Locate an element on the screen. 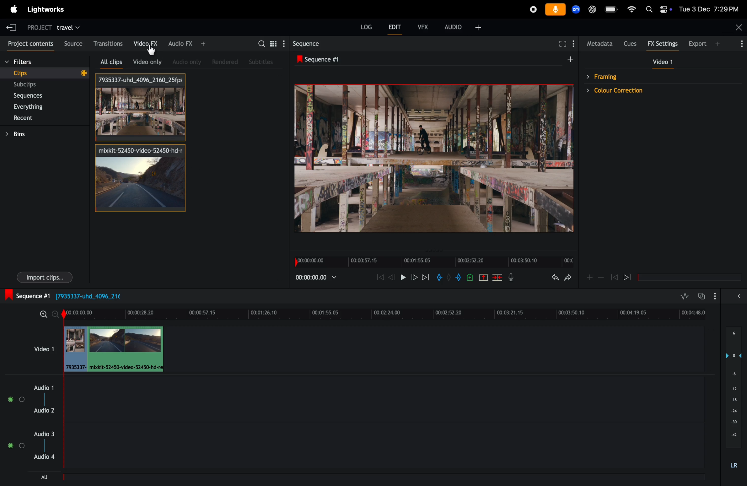  Video only is located at coordinates (147, 62).